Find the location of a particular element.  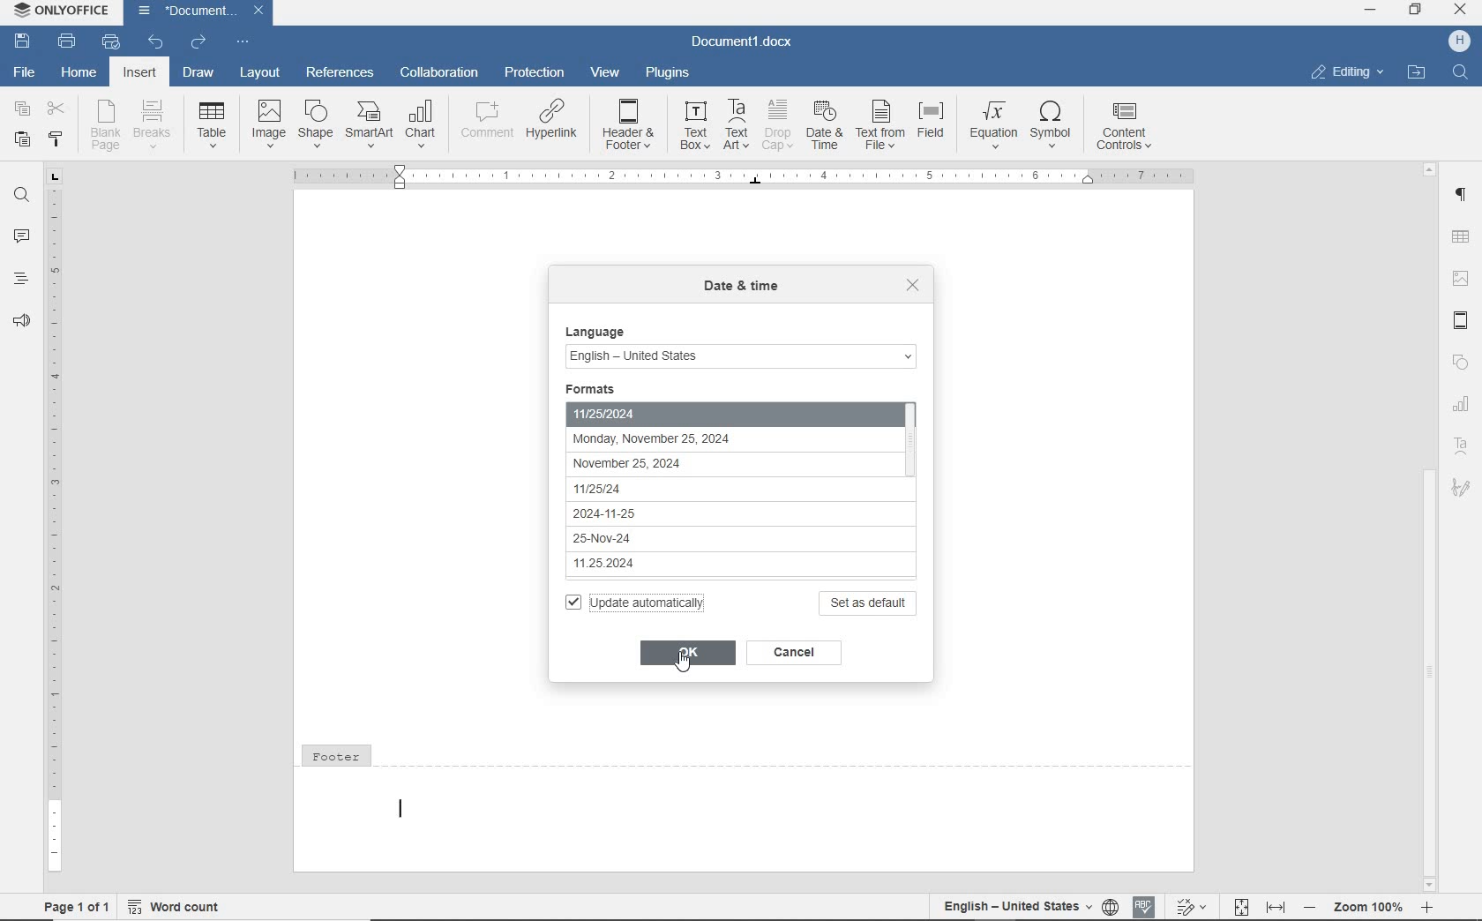

find is located at coordinates (19, 196).